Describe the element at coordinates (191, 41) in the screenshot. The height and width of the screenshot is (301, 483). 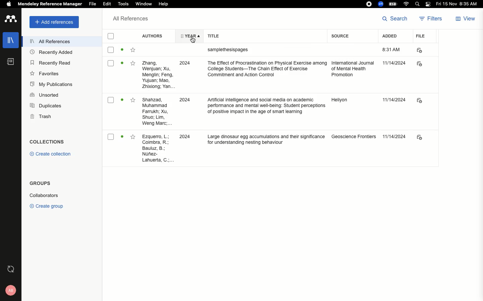
I see `cursor` at that location.